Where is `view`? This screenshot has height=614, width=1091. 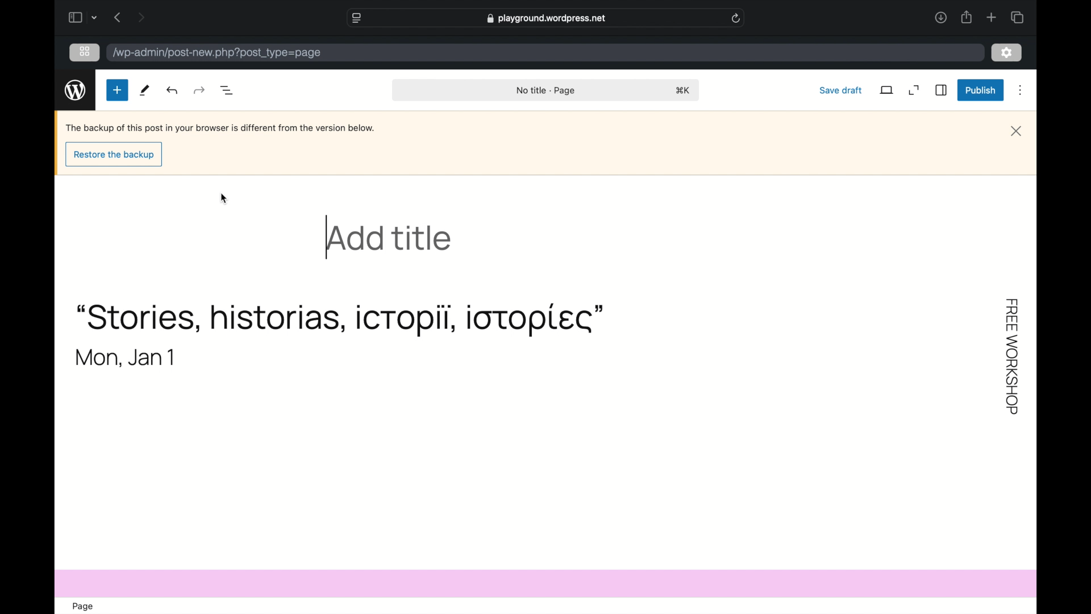
view is located at coordinates (887, 90).